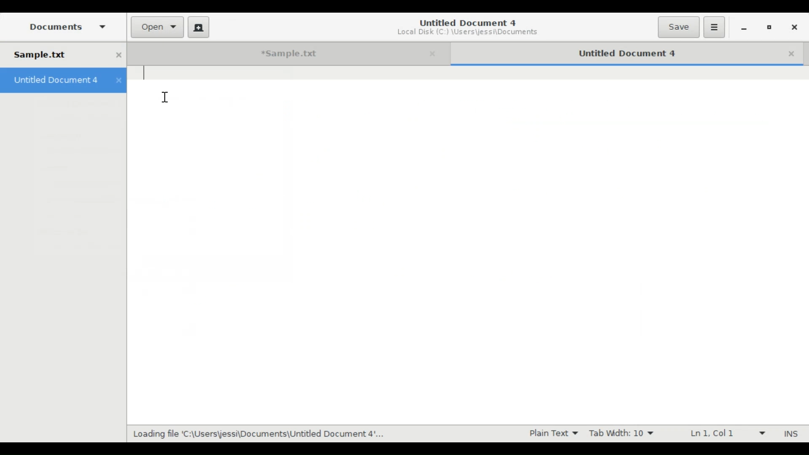  I want to click on INS, so click(792, 434).